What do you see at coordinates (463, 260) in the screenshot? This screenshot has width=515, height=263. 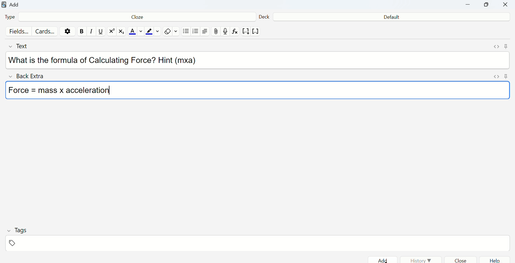 I see `Close` at bounding box center [463, 260].